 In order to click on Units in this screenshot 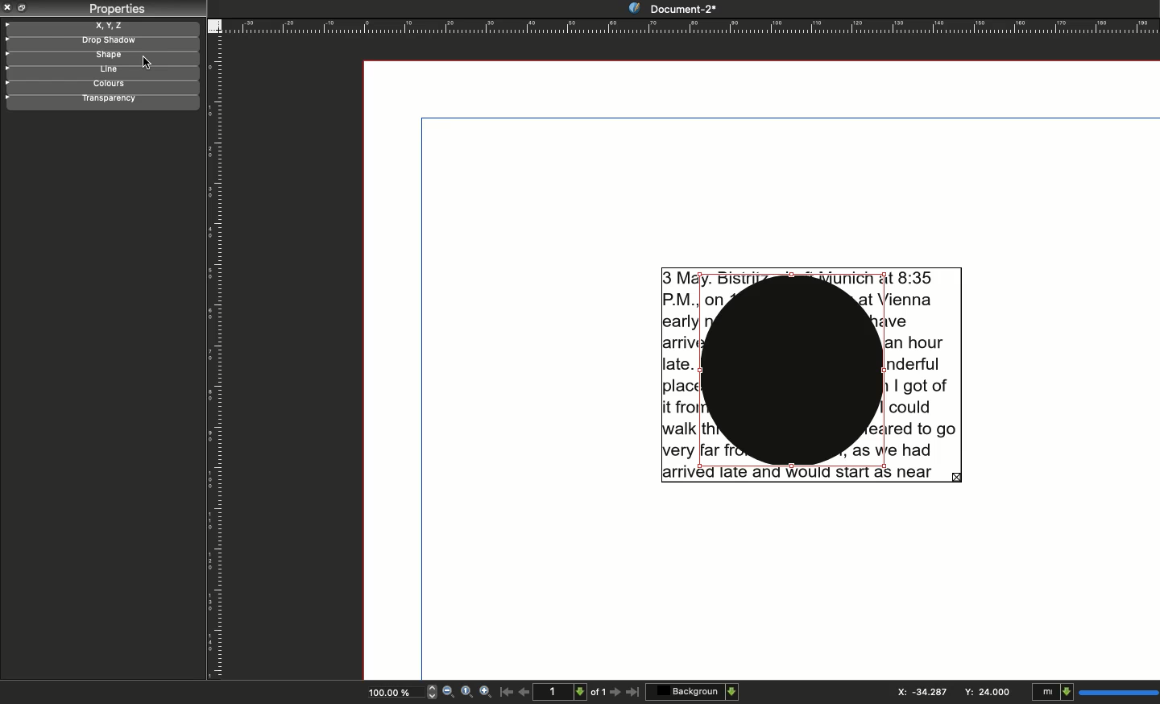, I will do `click(1096, 690)`.